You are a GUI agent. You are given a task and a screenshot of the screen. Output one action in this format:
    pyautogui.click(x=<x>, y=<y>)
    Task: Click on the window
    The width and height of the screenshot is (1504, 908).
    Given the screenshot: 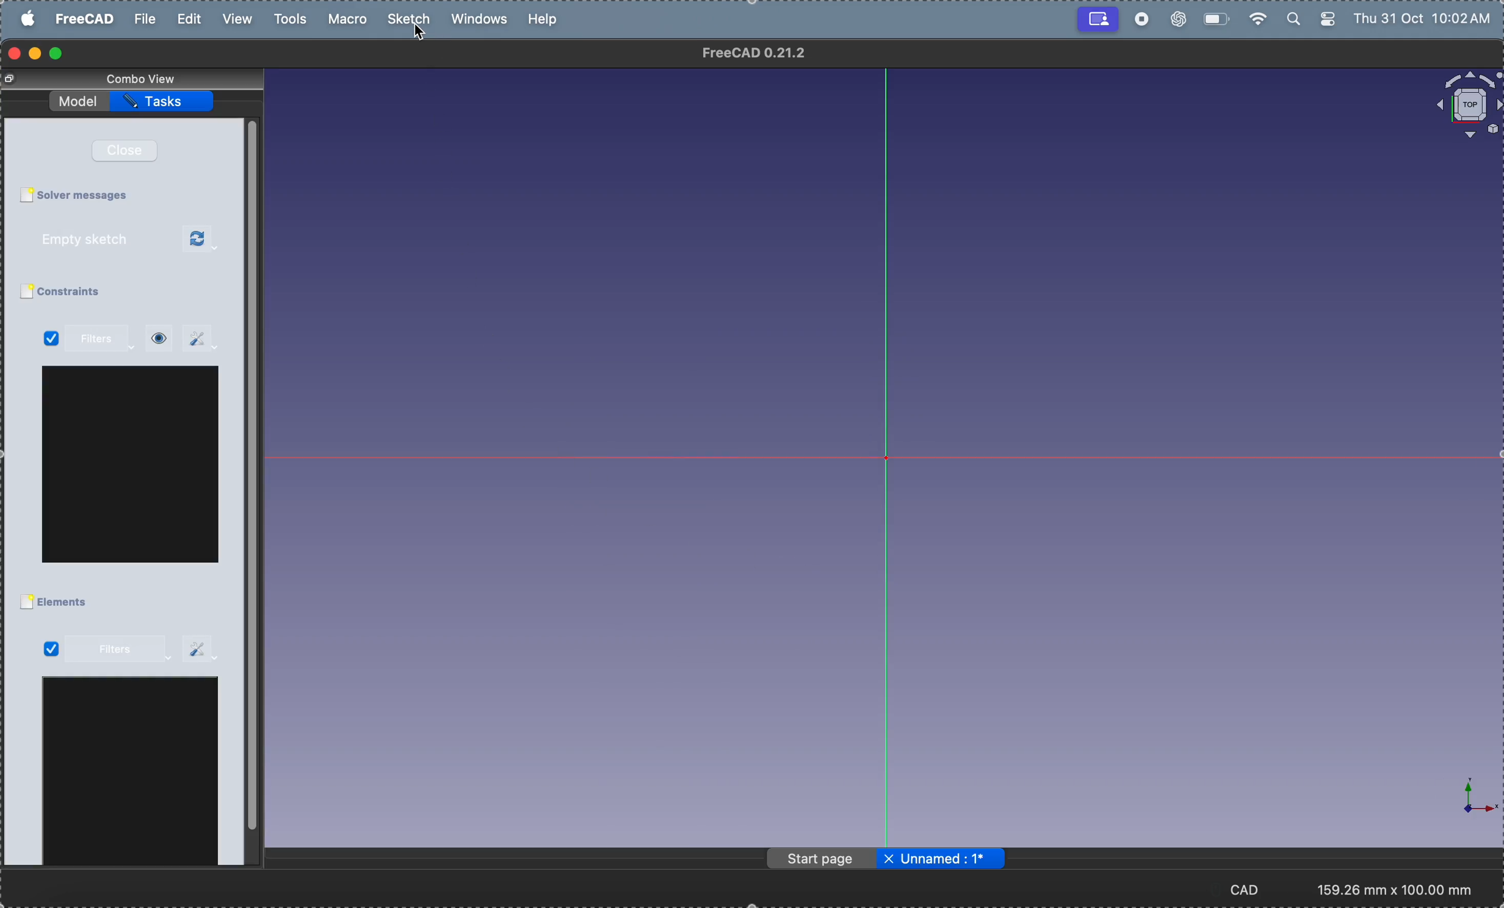 What is the action you would take?
    pyautogui.click(x=132, y=464)
    